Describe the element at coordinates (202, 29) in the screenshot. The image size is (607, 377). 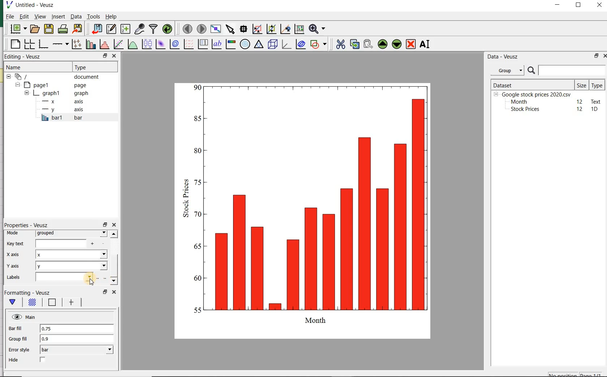
I see `move to the next page` at that location.